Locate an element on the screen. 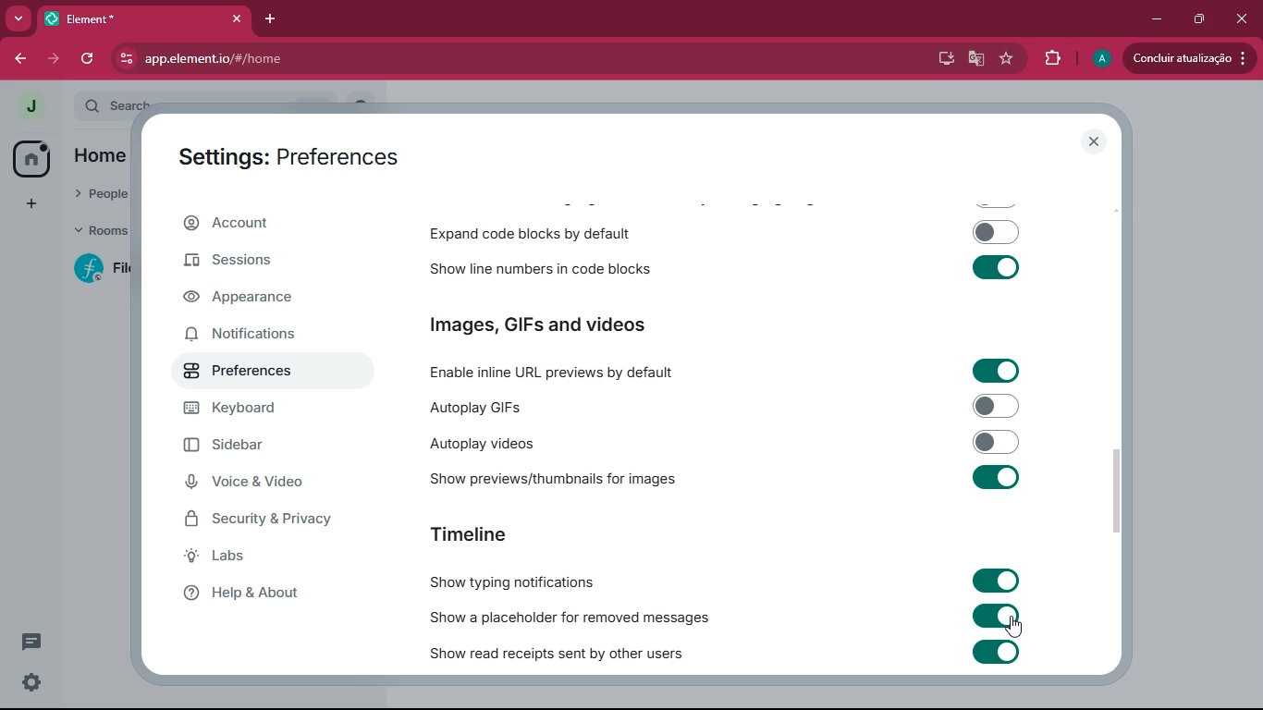 The height and width of the screenshot is (710, 1263). appearance is located at coordinates (254, 299).